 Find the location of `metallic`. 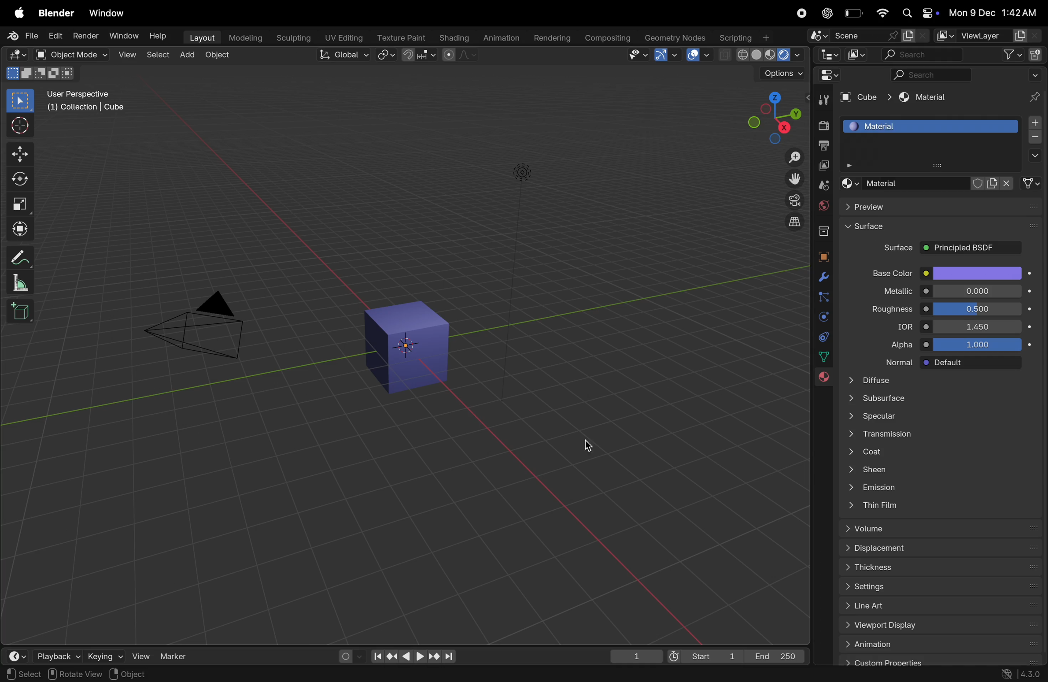

metallic is located at coordinates (889, 292).